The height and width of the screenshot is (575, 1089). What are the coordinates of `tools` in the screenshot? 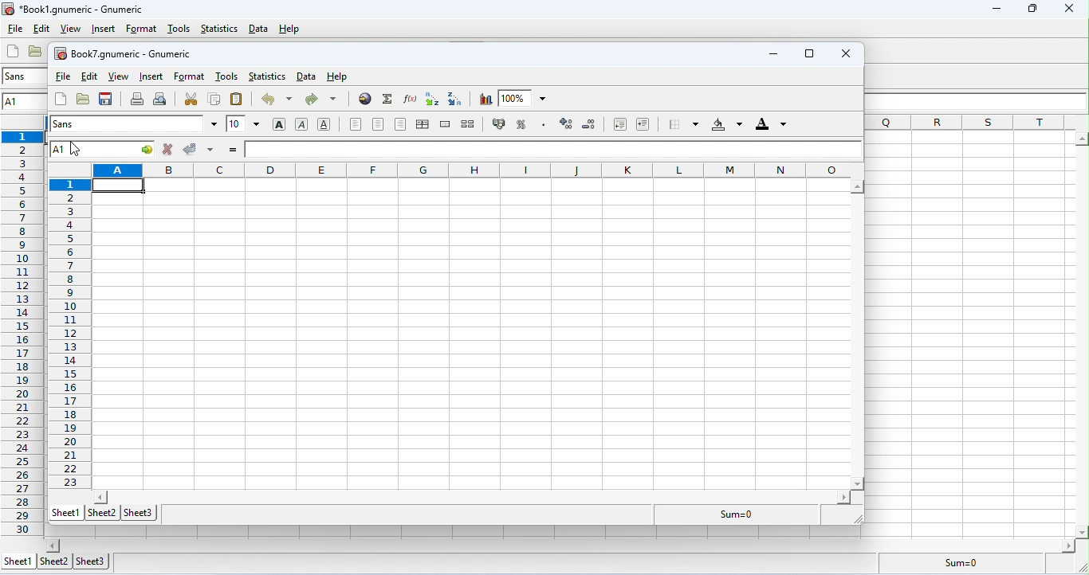 It's located at (180, 29).